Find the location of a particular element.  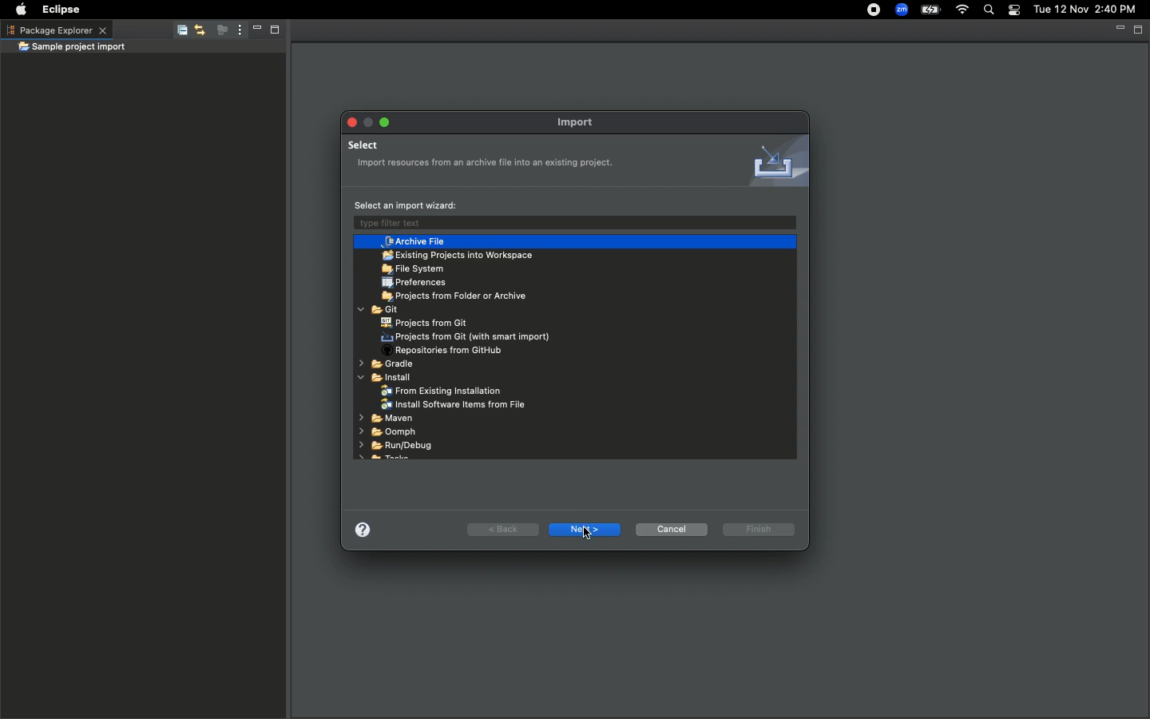

Recording is located at coordinates (866, 11).